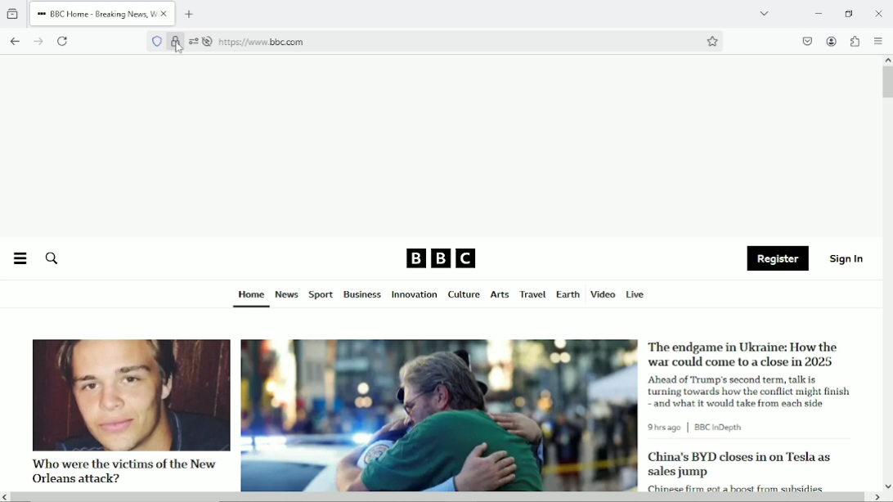 Image resolution: width=893 pixels, height=502 pixels. Describe the element at coordinates (439, 498) in the screenshot. I see `Horizontal scrollbar` at that location.